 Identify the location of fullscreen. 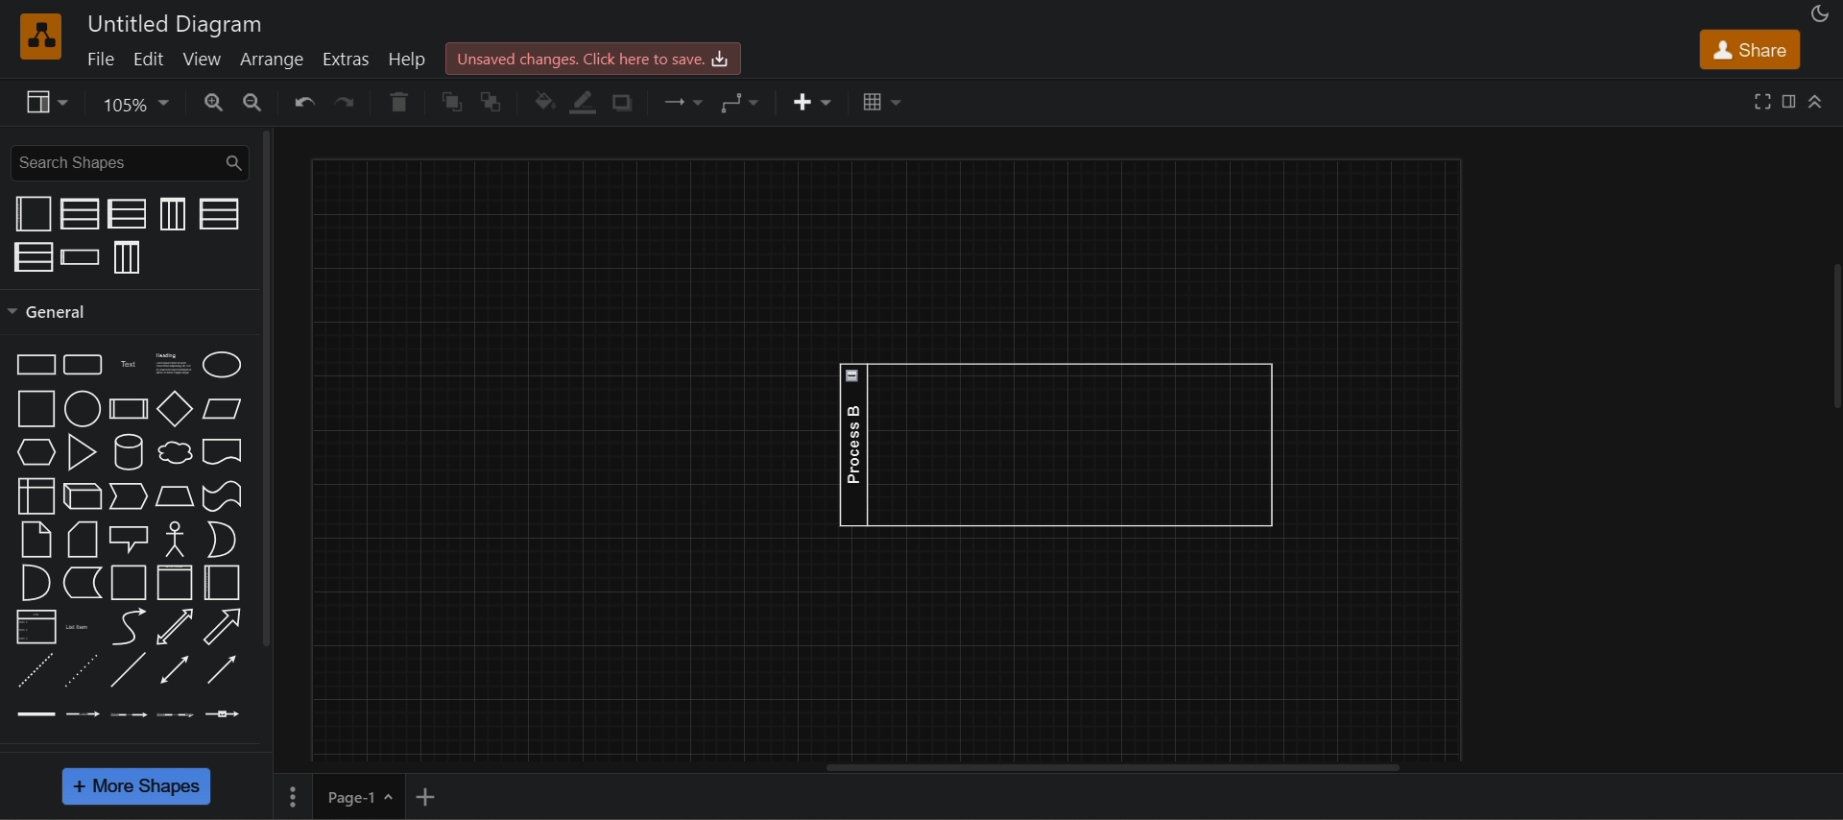
(1764, 100).